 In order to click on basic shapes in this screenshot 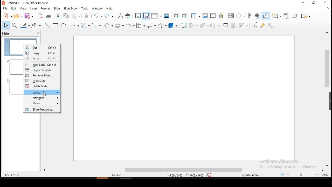, I will do `click(108, 25)`.